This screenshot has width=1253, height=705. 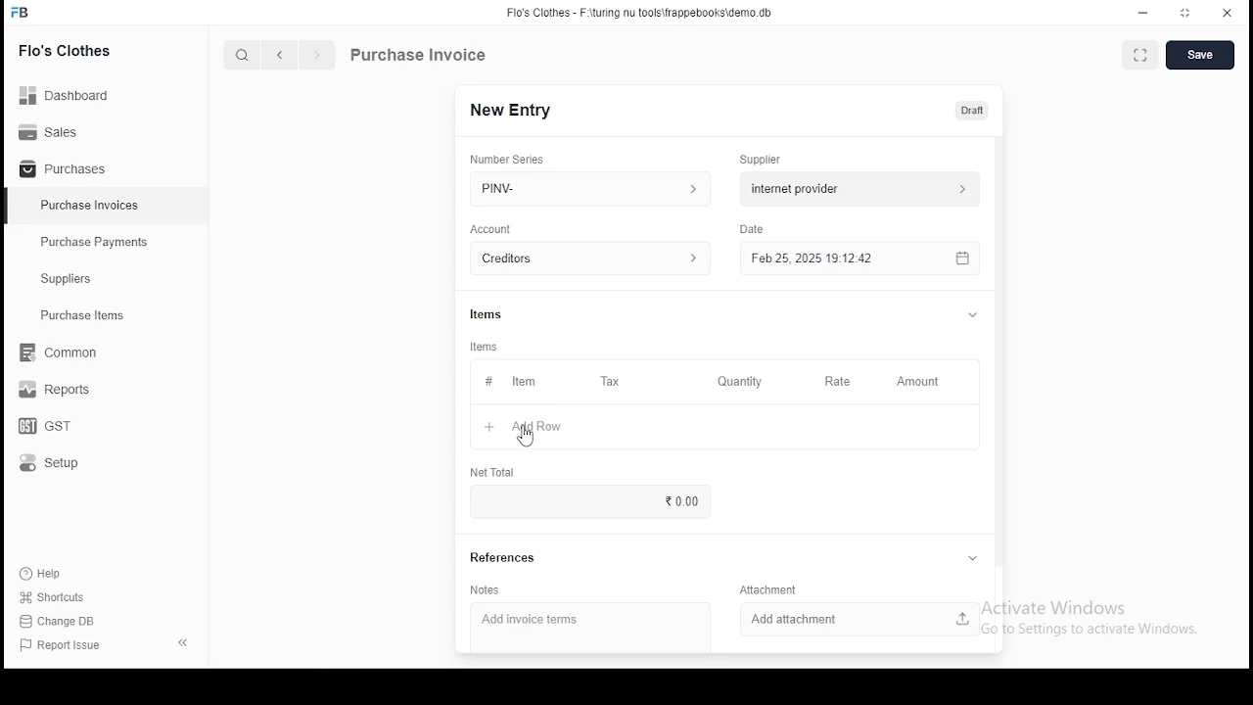 What do you see at coordinates (64, 169) in the screenshot?
I see `Purchases` at bounding box center [64, 169].